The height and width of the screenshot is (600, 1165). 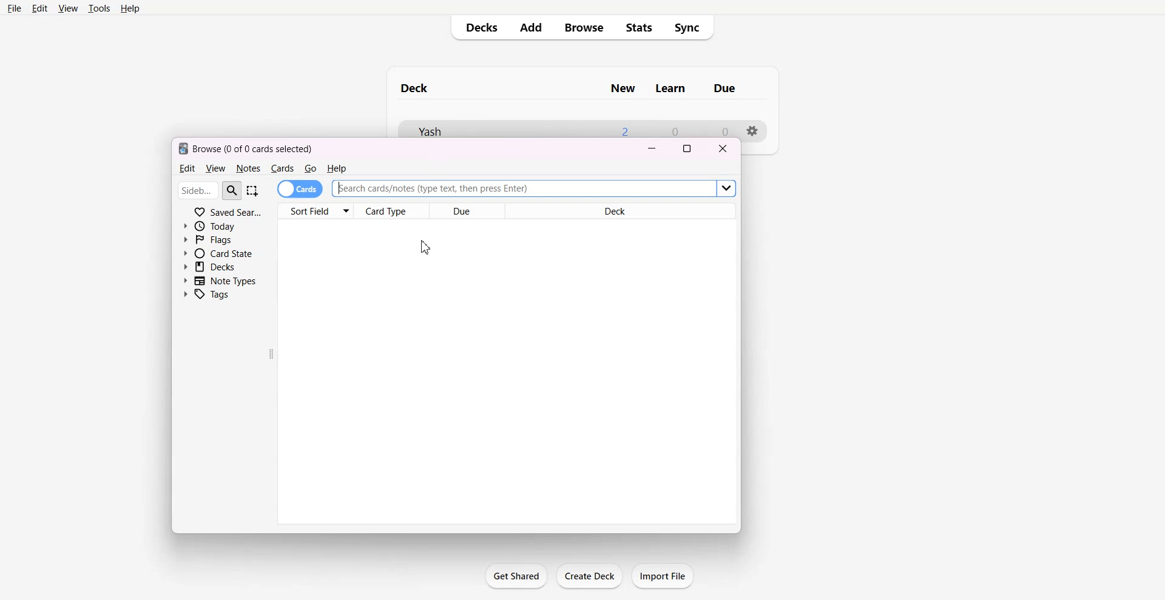 What do you see at coordinates (218, 254) in the screenshot?
I see `Card State` at bounding box center [218, 254].